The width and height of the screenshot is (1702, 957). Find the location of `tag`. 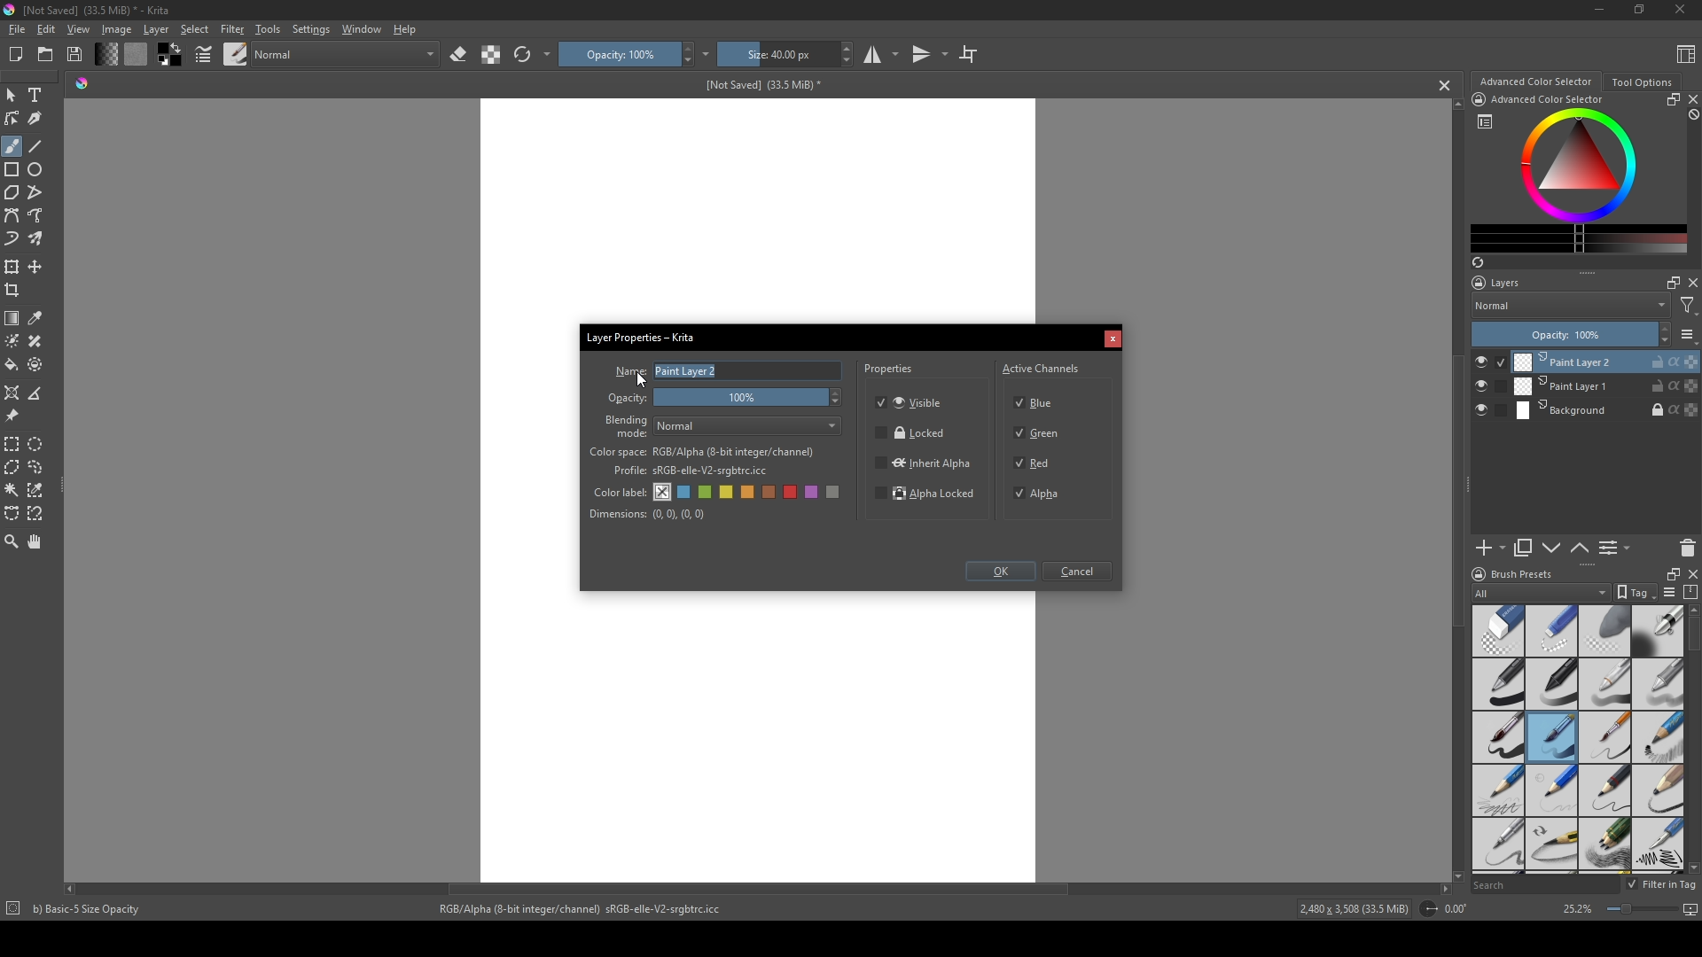

tag is located at coordinates (1634, 593).